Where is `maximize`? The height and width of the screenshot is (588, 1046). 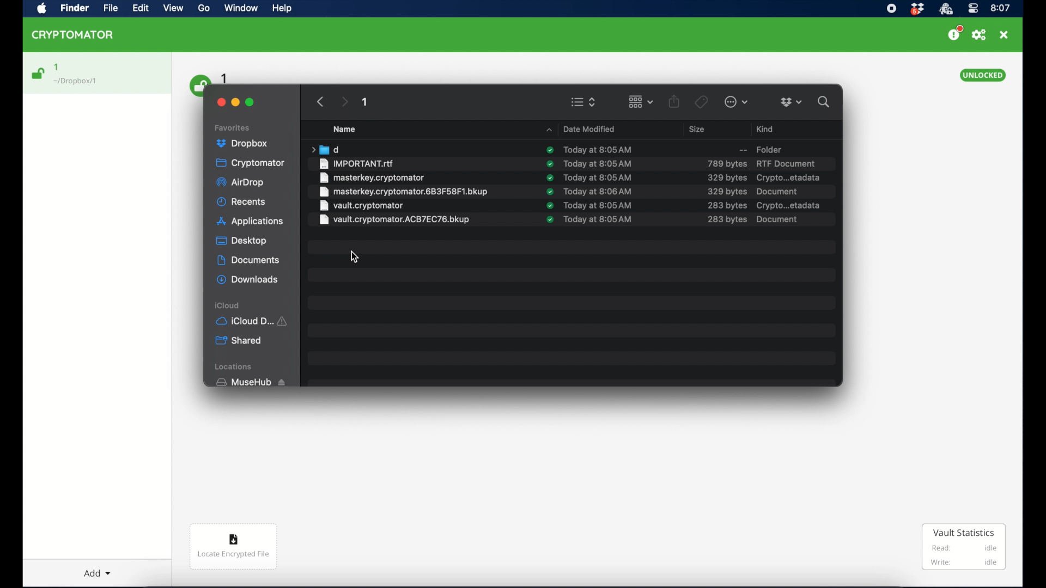
maximize is located at coordinates (251, 102).